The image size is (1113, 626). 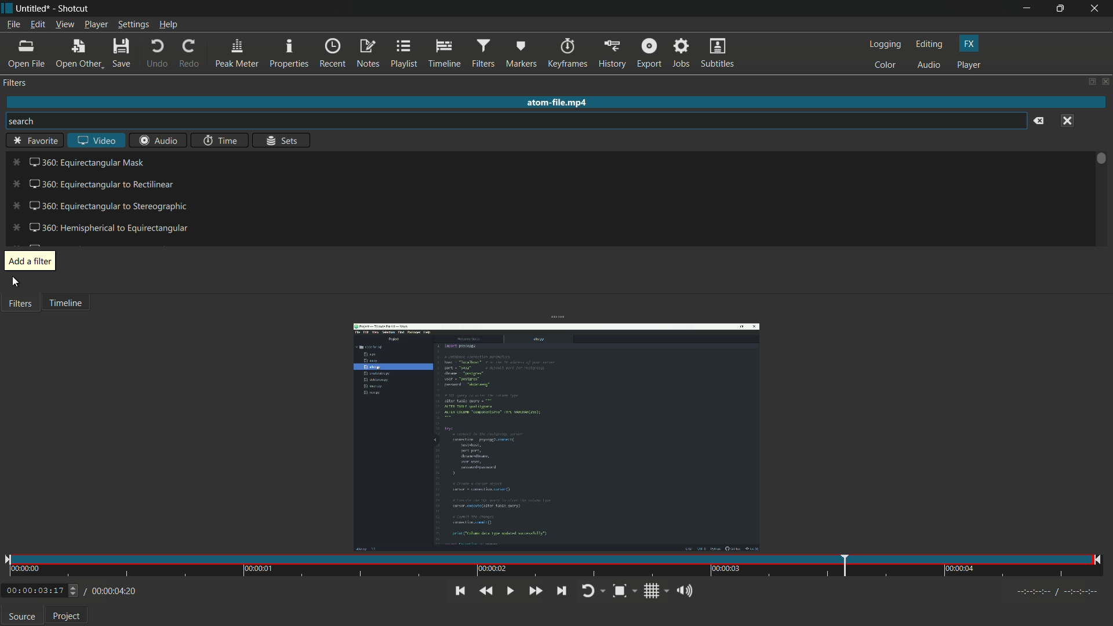 What do you see at coordinates (510, 592) in the screenshot?
I see `toggle play or pause` at bounding box center [510, 592].